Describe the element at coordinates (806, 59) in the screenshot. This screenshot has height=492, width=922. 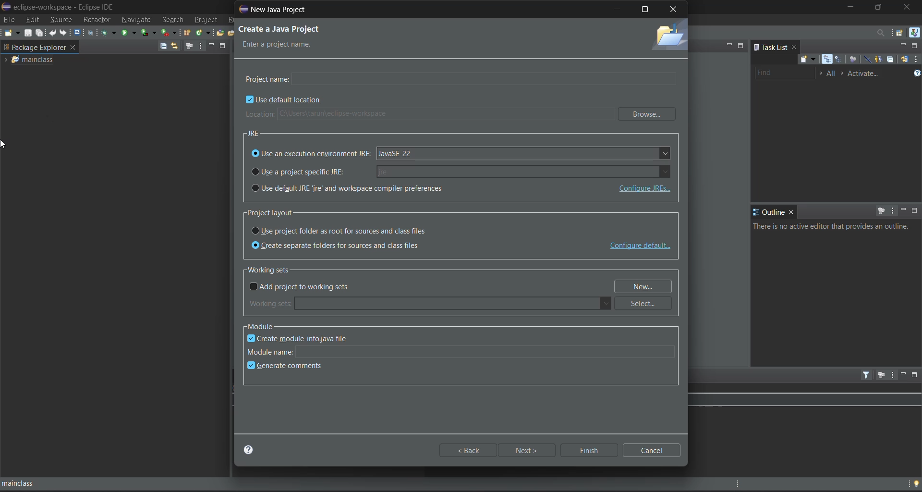
I see `new task` at that location.